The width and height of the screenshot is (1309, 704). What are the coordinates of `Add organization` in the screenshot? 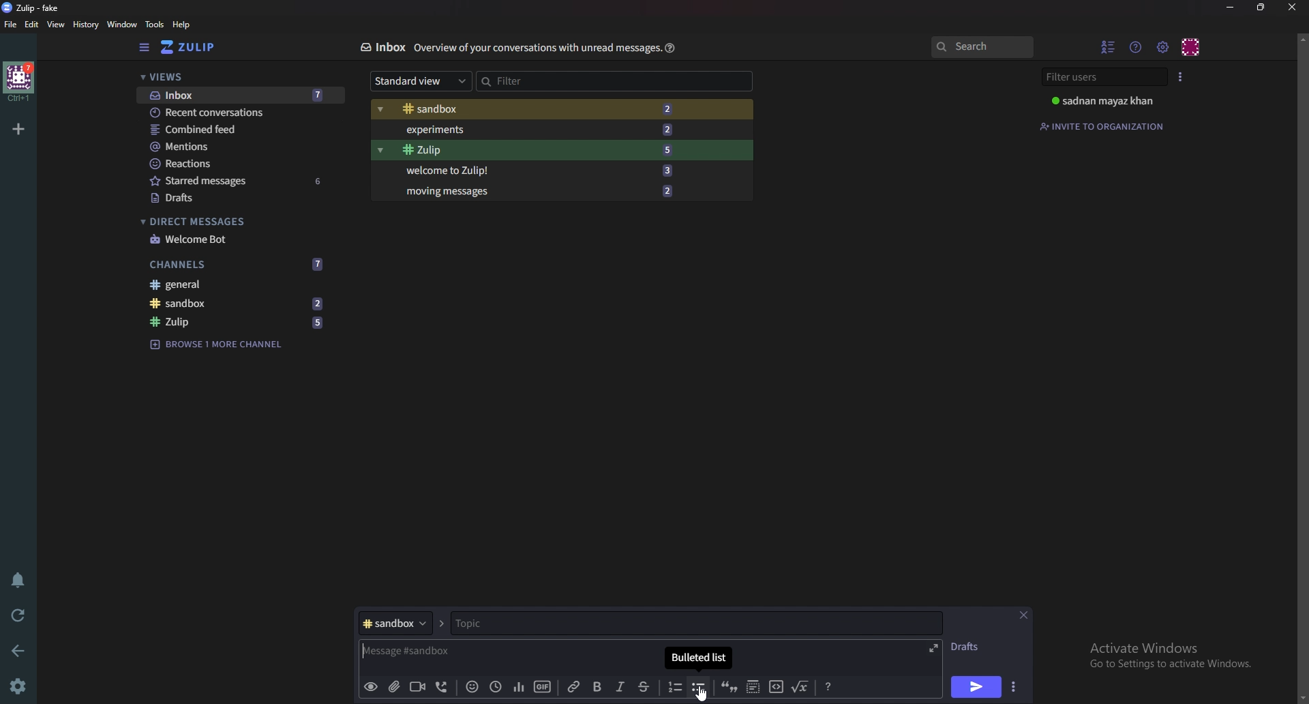 It's located at (18, 128).